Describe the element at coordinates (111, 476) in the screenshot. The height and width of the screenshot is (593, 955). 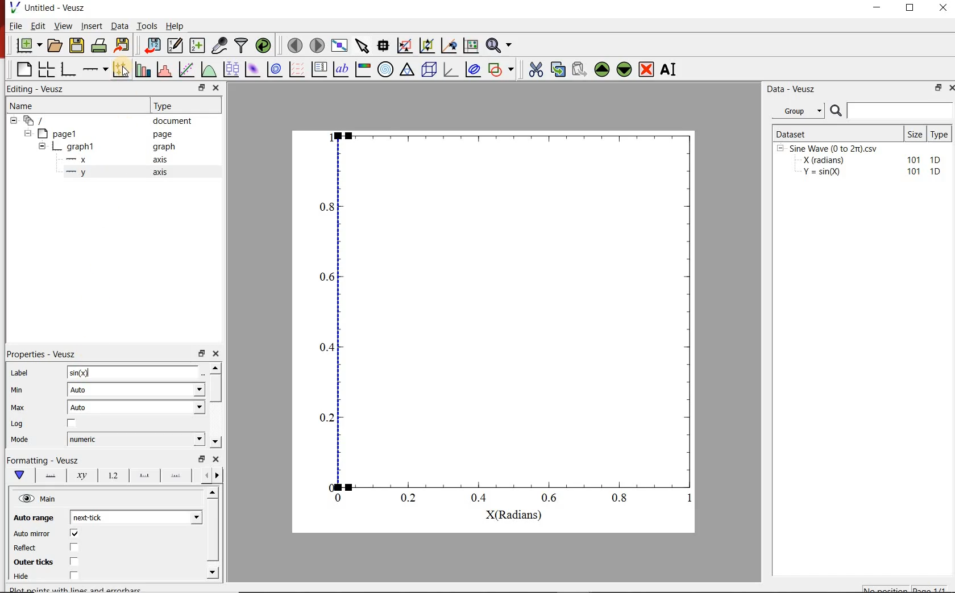
I see `1.2` at that location.